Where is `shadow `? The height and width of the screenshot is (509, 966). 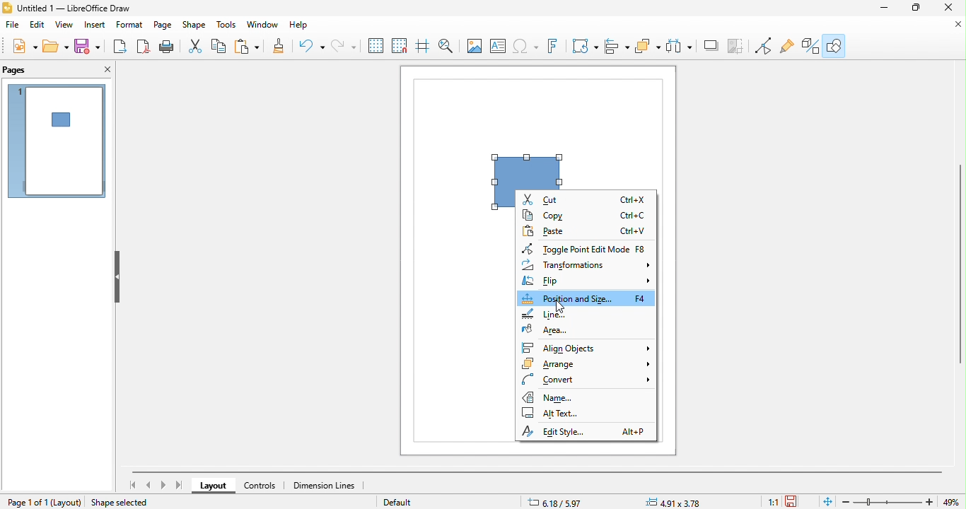 shadow  is located at coordinates (679, 47).